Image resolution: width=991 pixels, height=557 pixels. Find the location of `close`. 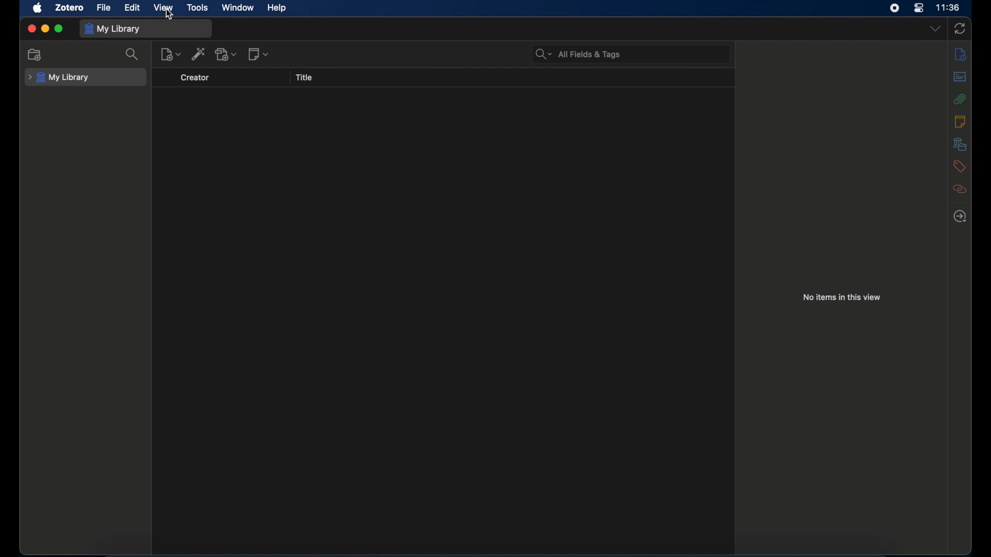

close is located at coordinates (31, 28).